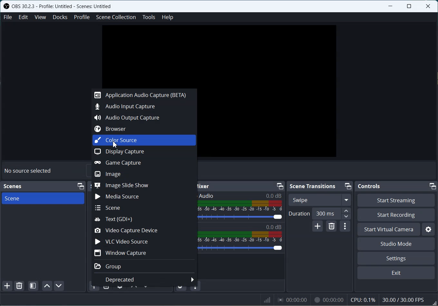 This screenshot has height=306, width=438. Describe the element at coordinates (167, 17) in the screenshot. I see `Help` at that location.